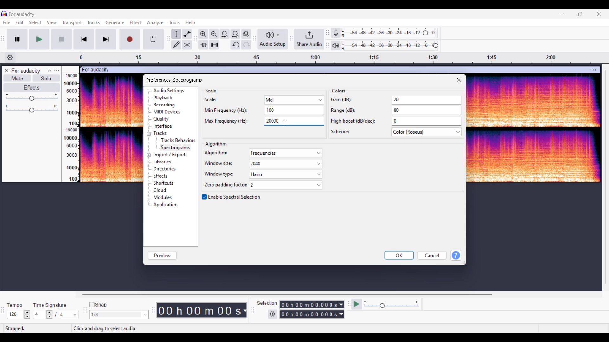 This screenshot has width=609, height=342. Describe the element at coordinates (309, 39) in the screenshot. I see `Share audio` at that location.